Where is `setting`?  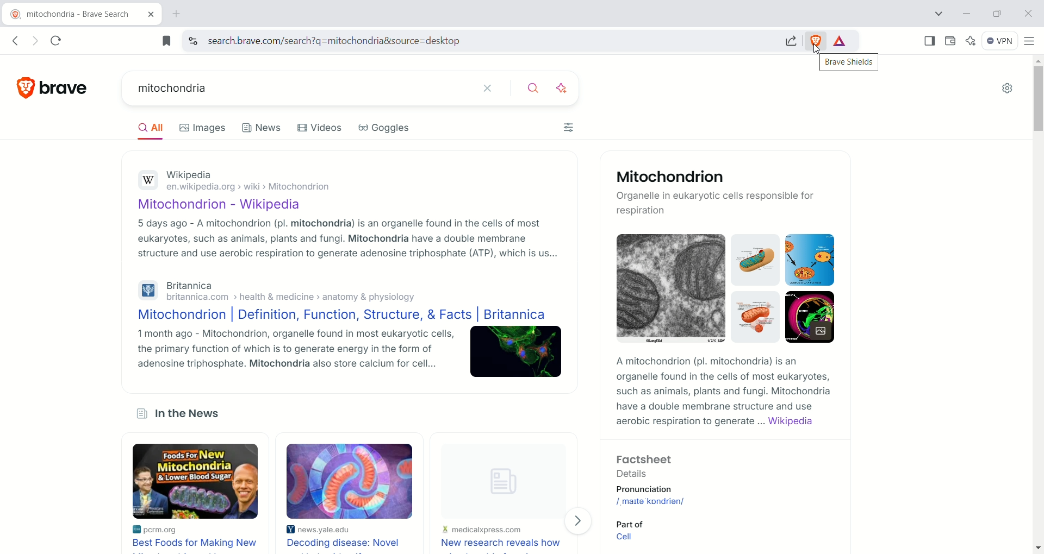
setting is located at coordinates (1005, 91).